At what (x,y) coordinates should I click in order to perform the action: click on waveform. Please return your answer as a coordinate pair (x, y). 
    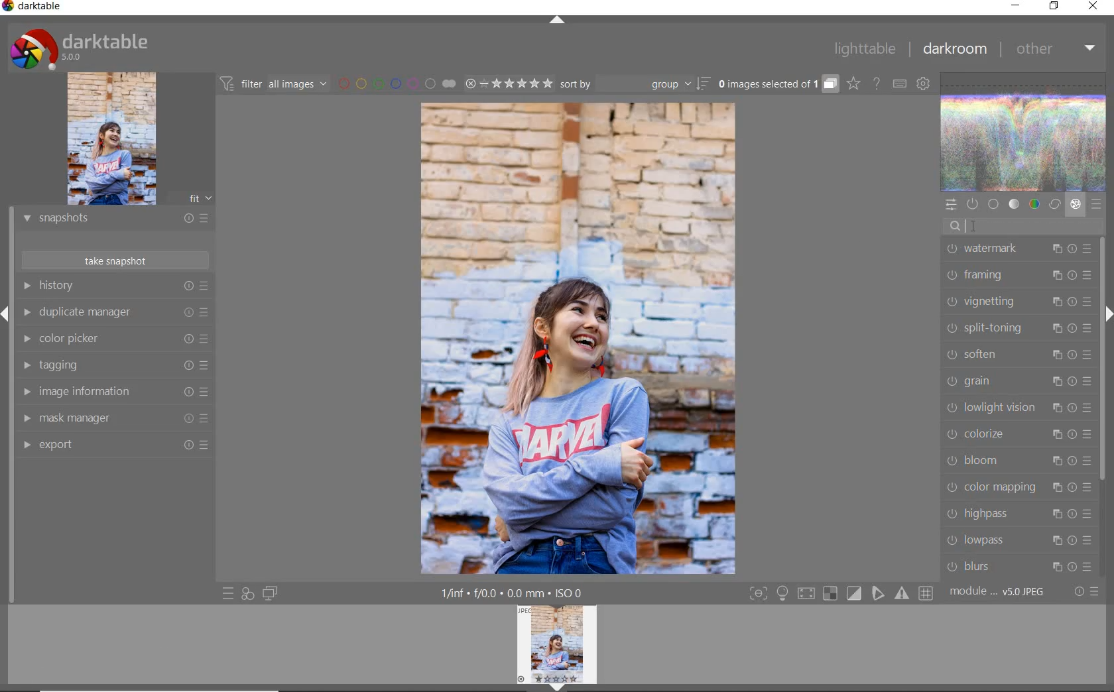
    Looking at the image, I should click on (1024, 131).